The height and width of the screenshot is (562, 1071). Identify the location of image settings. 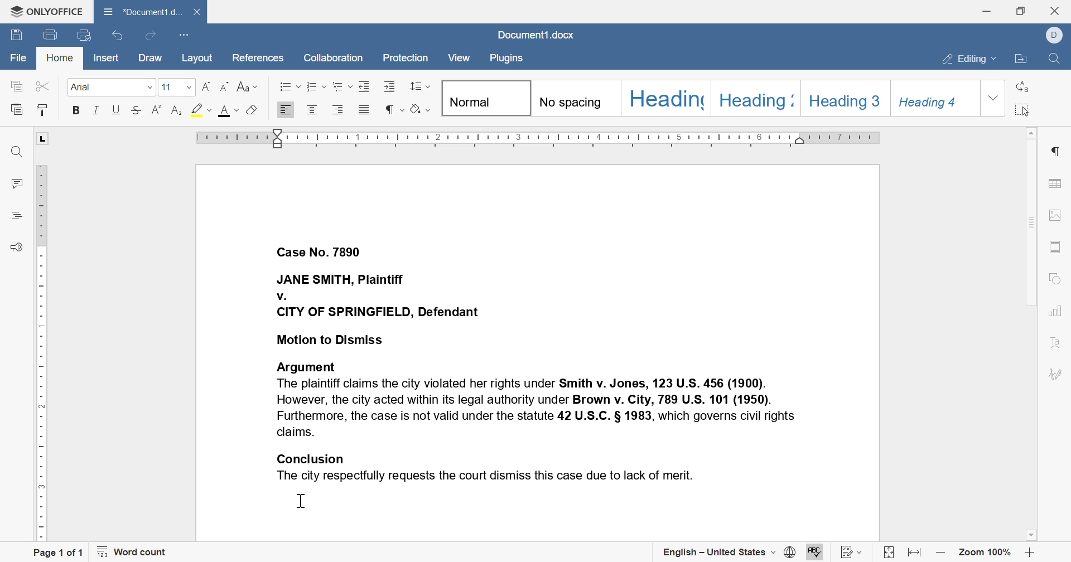
(1054, 215).